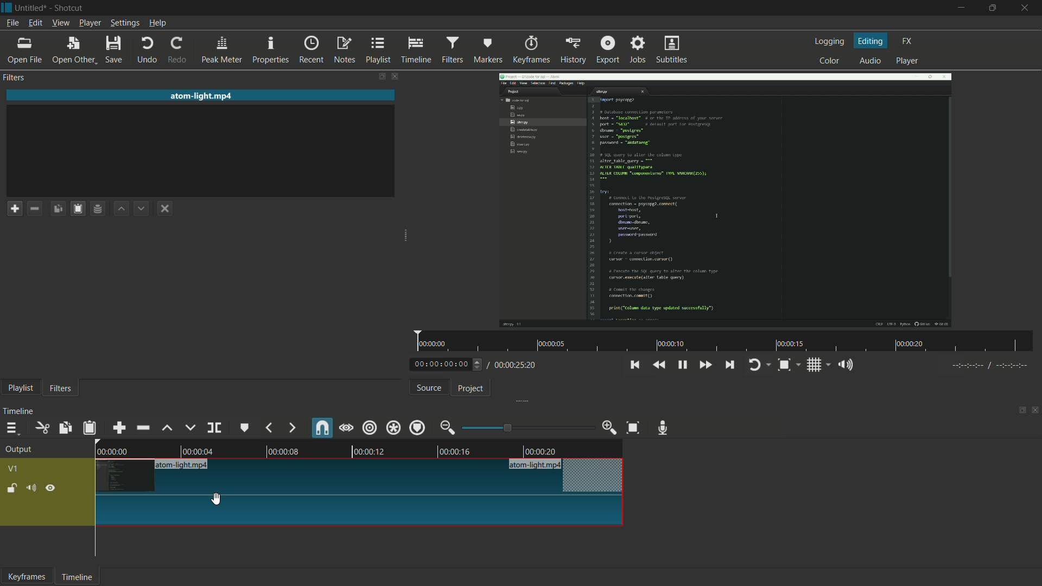 Image resolution: width=1042 pixels, height=586 pixels. What do you see at coordinates (12, 429) in the screenshot?
I see `timeline menu` at bounding box center [12, 429].